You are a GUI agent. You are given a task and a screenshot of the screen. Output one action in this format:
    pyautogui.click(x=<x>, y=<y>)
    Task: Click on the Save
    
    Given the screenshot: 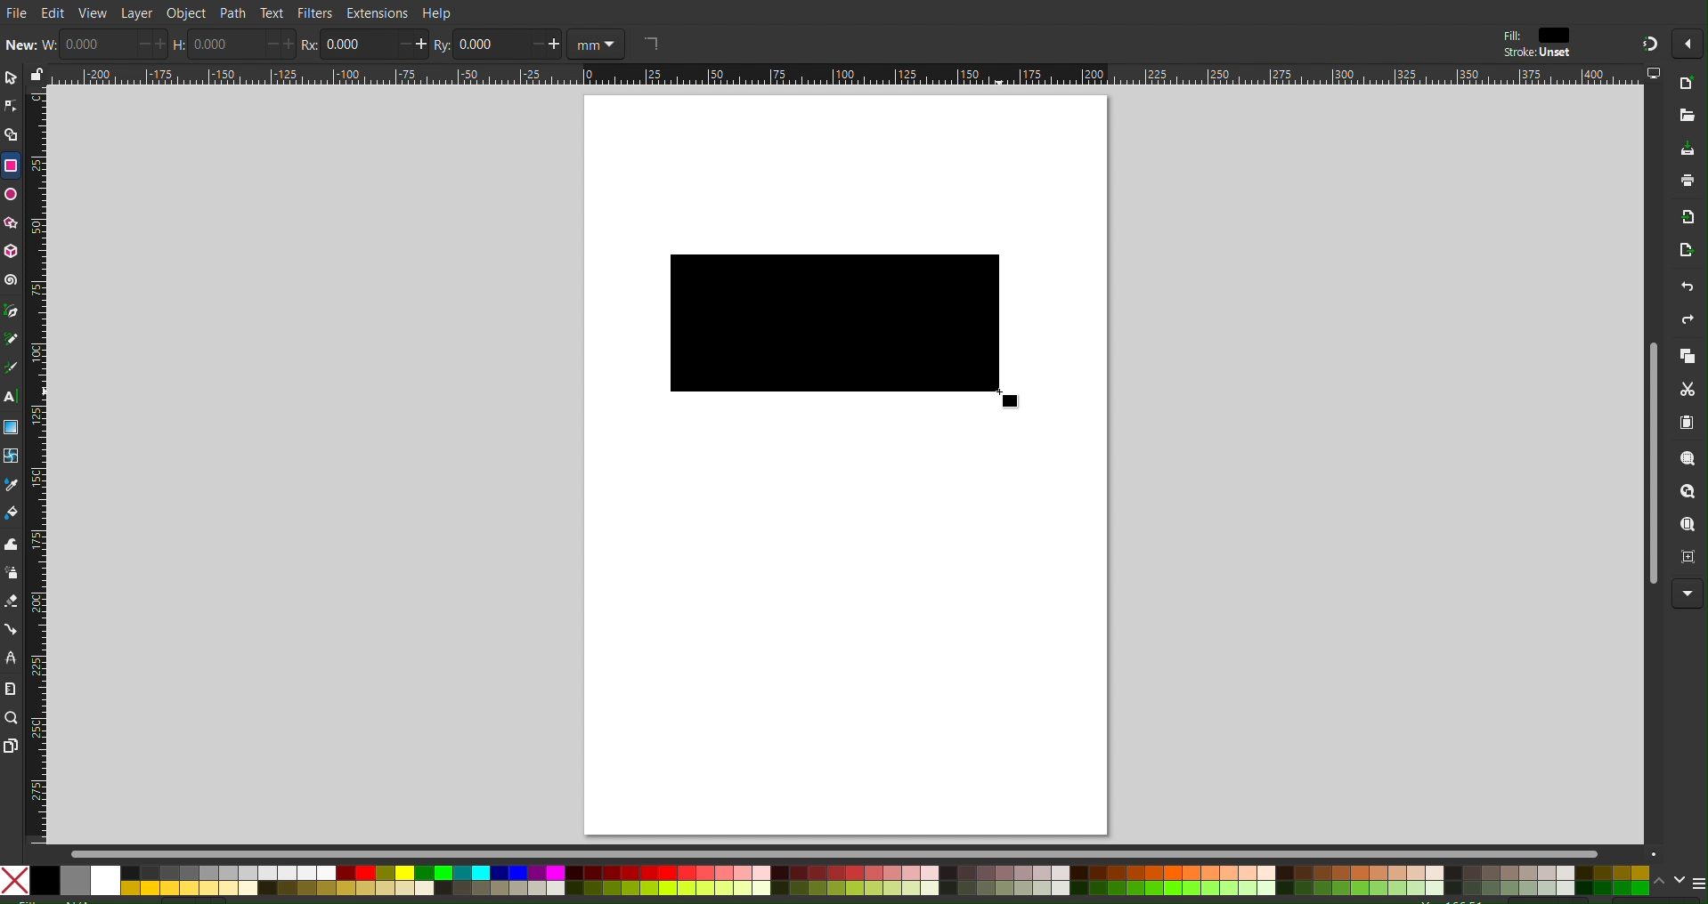 What is the action you would take?
    pyautogui.click(x=1683, y=149)
    